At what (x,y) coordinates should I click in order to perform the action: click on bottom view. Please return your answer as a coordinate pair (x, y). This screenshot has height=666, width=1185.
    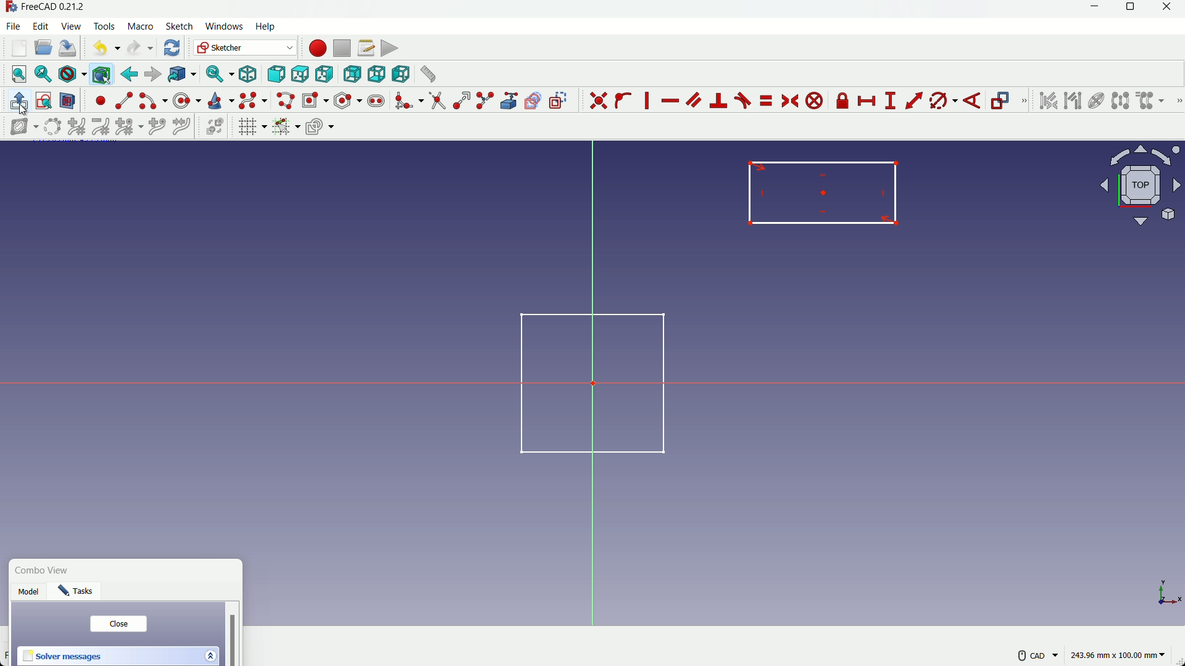
    Looking at the image, I should click on (376, 74).